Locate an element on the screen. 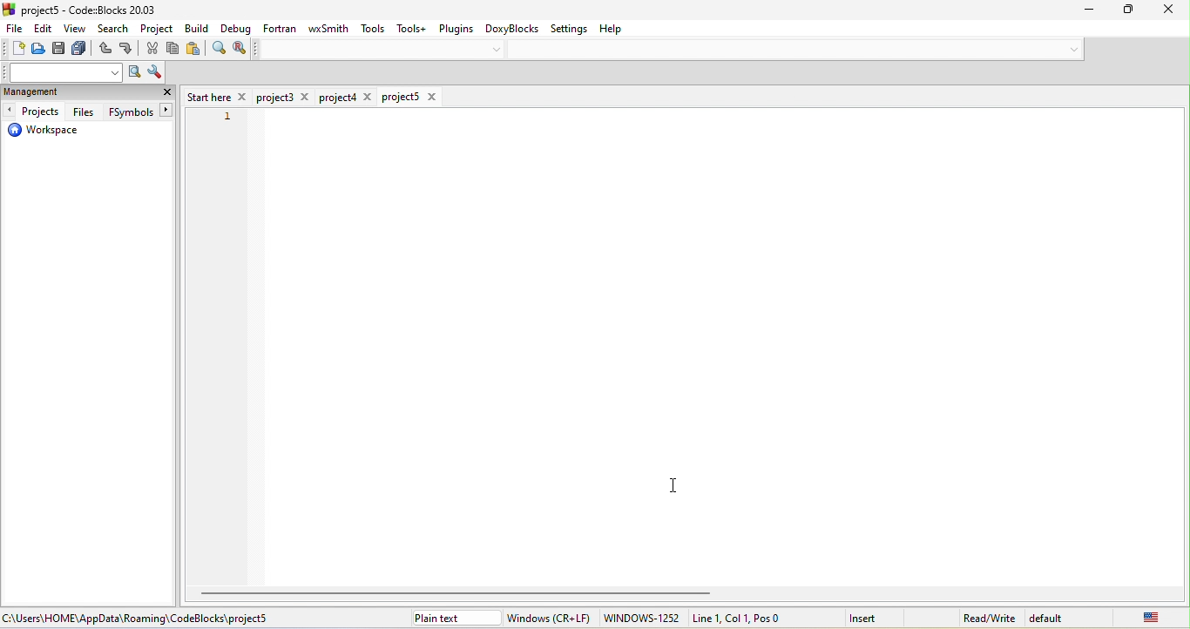 This screenshot has width=1190, height=629. tools is located at coordinates (375, 29).